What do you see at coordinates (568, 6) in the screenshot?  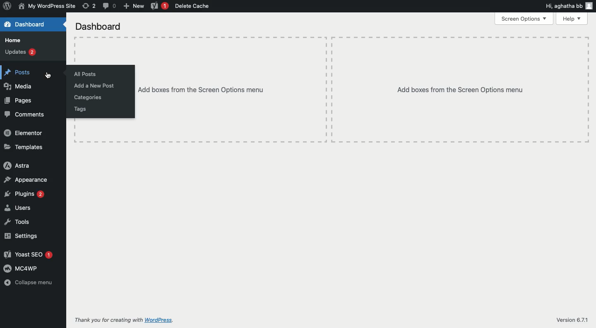 I see `Hi user` at bounding box center [568, 6].